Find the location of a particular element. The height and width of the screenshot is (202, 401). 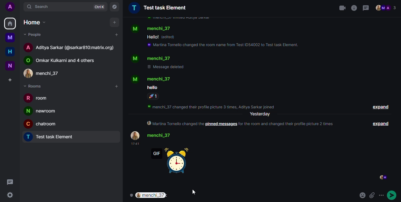

contact is located at coordinates (47, 73).